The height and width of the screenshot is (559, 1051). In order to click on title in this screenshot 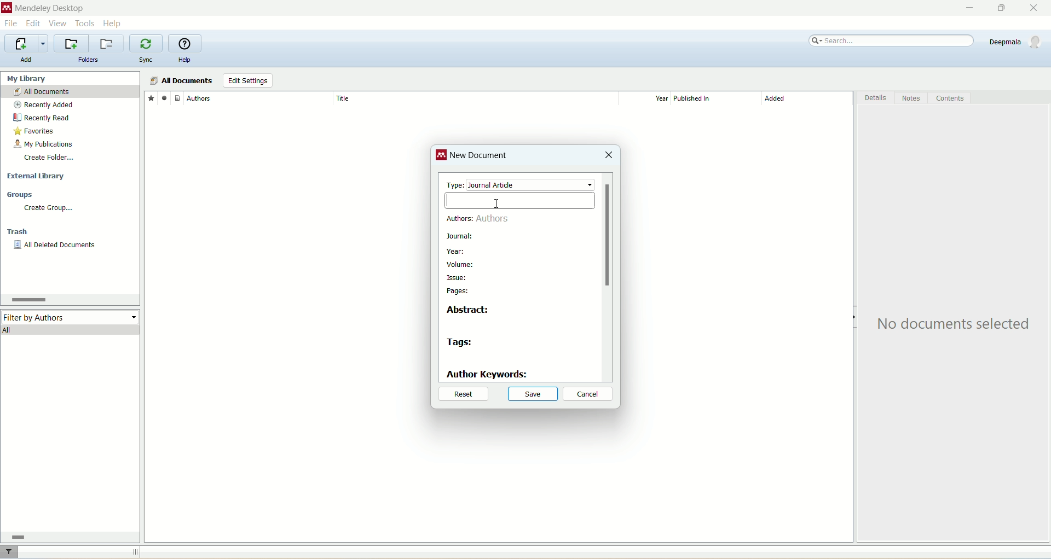, I will do `click(475, 98)`.